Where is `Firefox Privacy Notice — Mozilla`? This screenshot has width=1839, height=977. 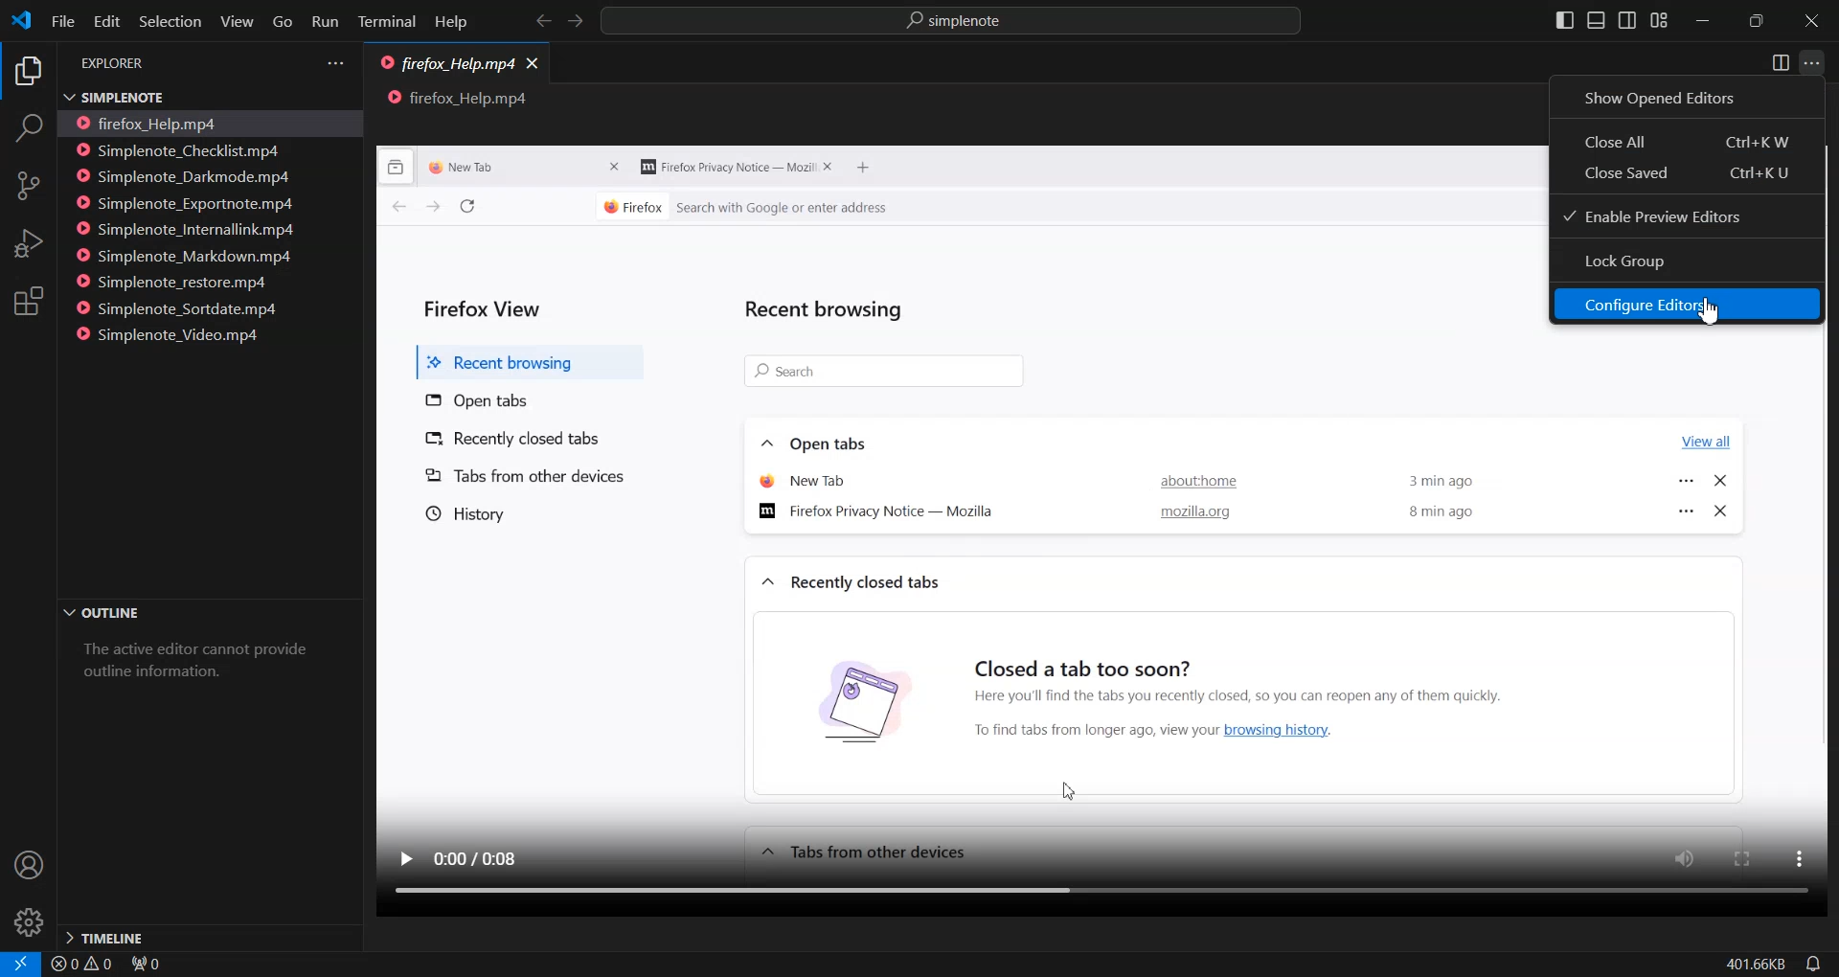 Firefox Privacy Notice — Mozilla is located at coordinates (884, 513).